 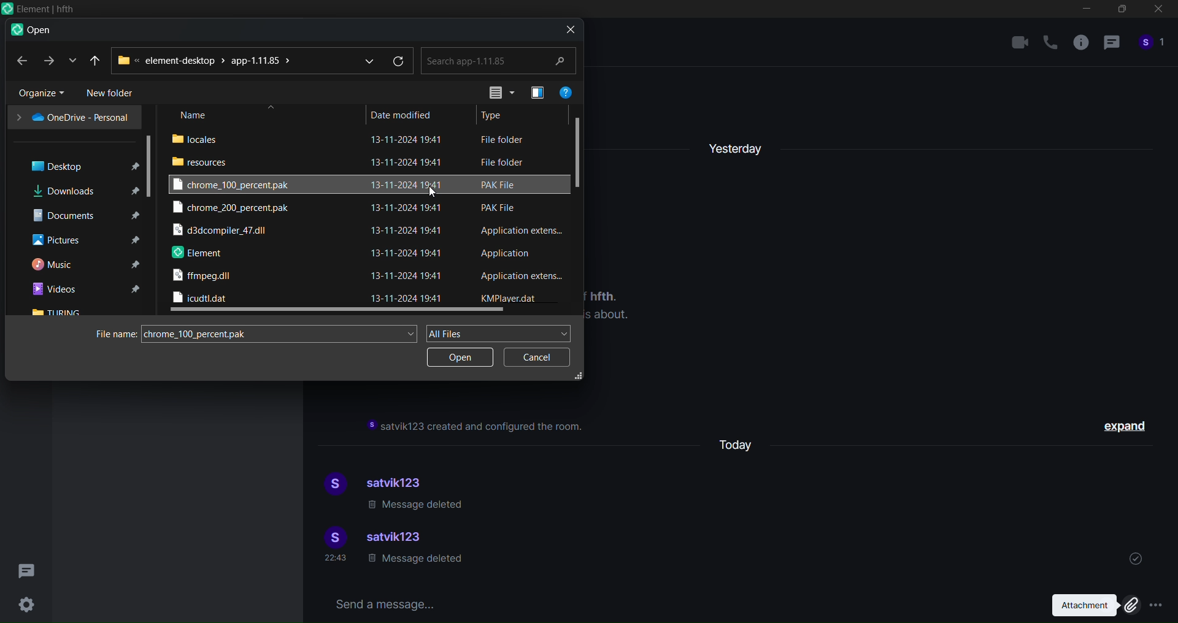 I want to click on thread, so click(x=1111, y=45).